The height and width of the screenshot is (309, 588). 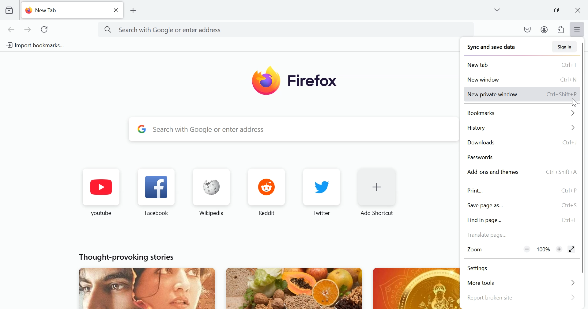 I want to click on new private window, so click(x=522, y=94).